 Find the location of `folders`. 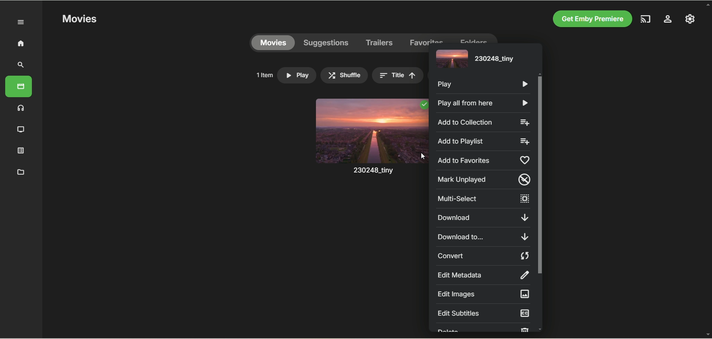

folders is located at coordinates (473, 38).